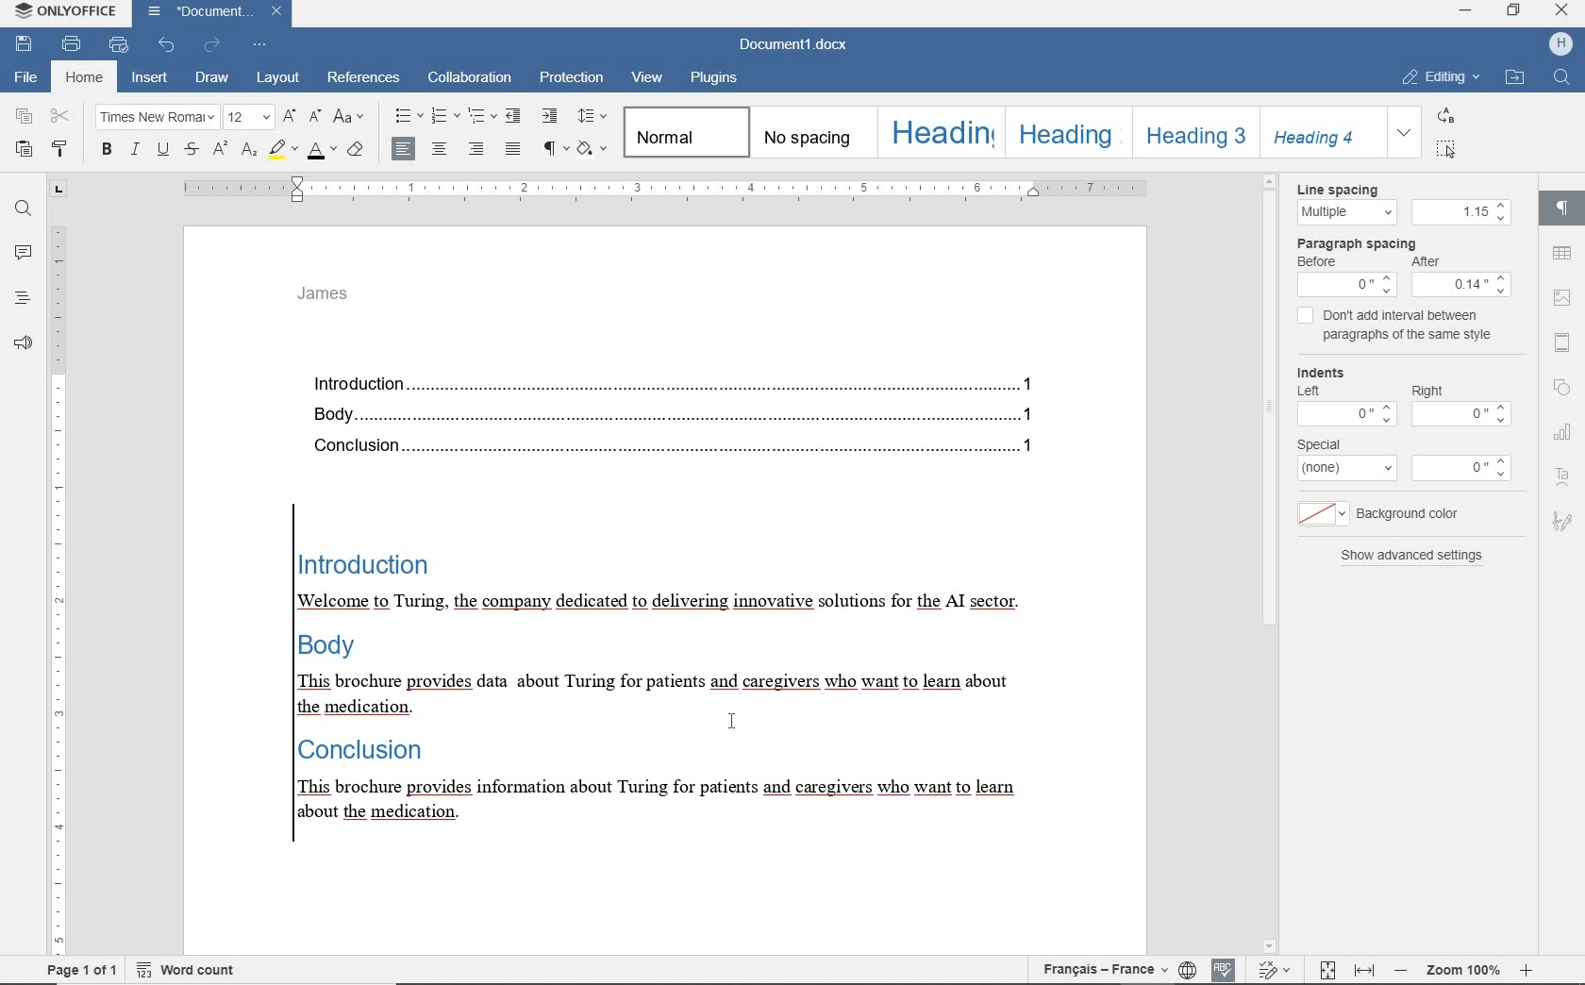  I want to click on  vertical line added in the margin, so click(292, 676).